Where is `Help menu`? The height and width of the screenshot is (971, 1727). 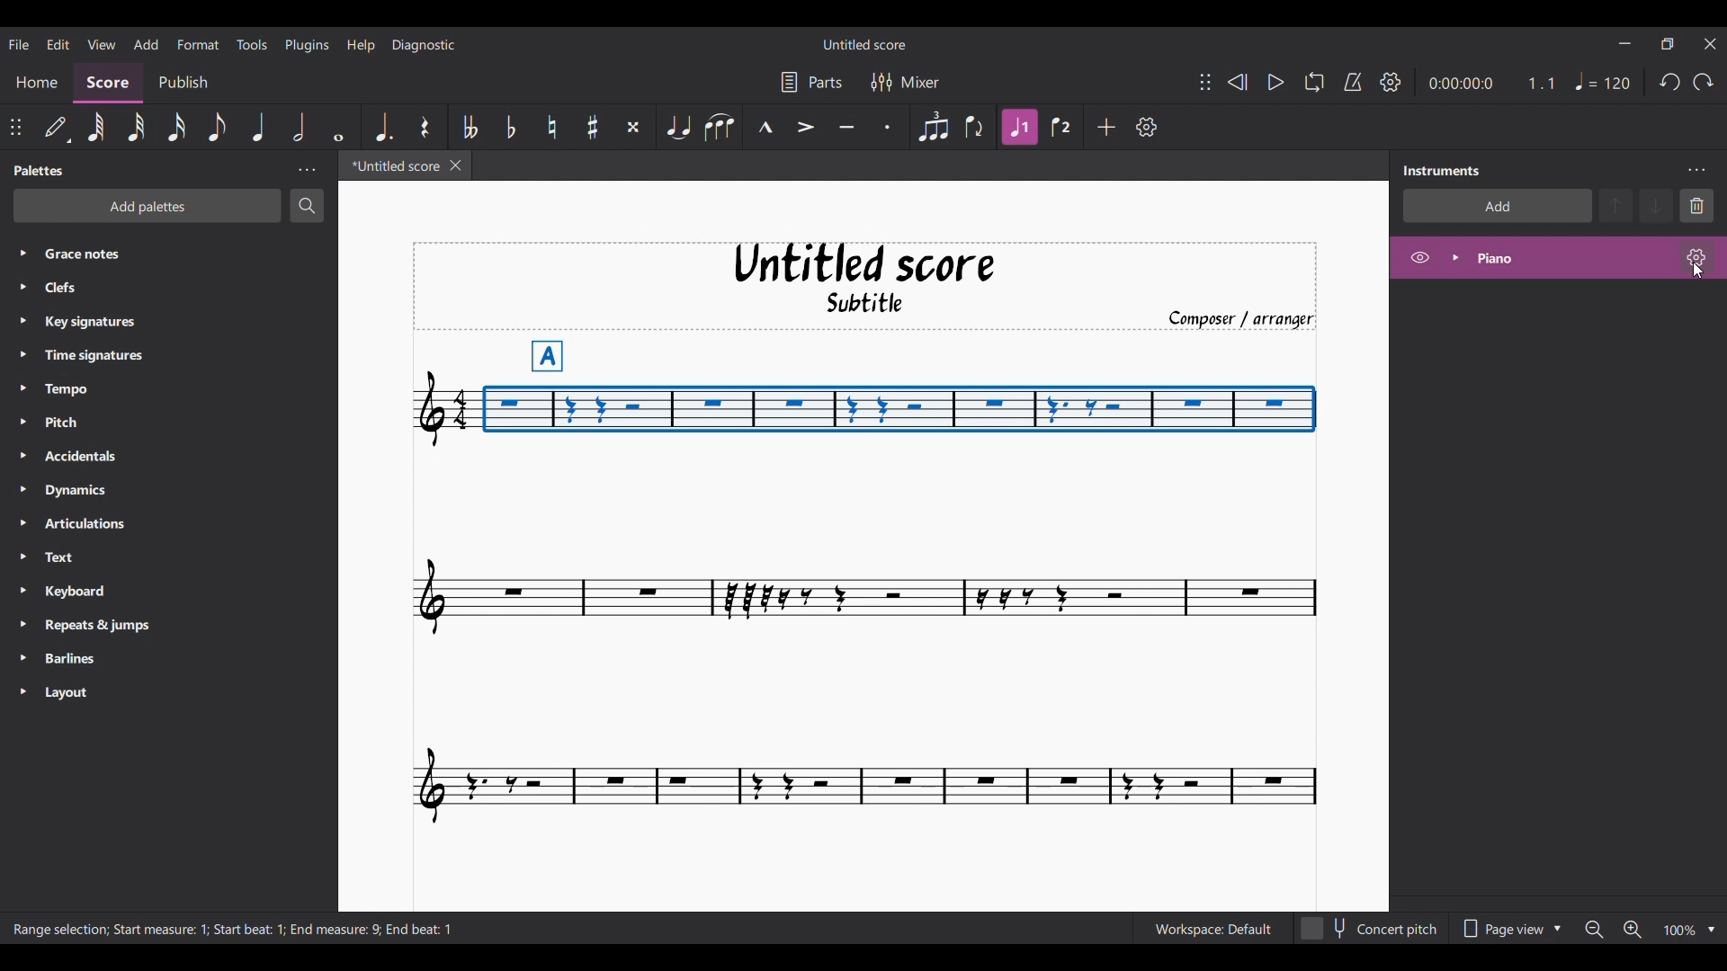
Help menu is located at coordinates (362, 45).